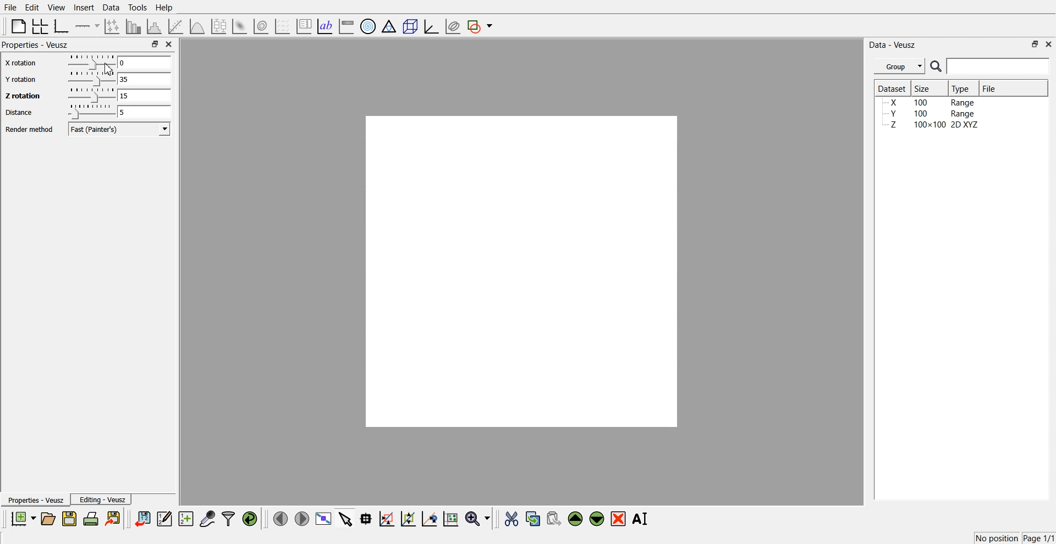  I want to click on Z rotation, so click(21, 96).